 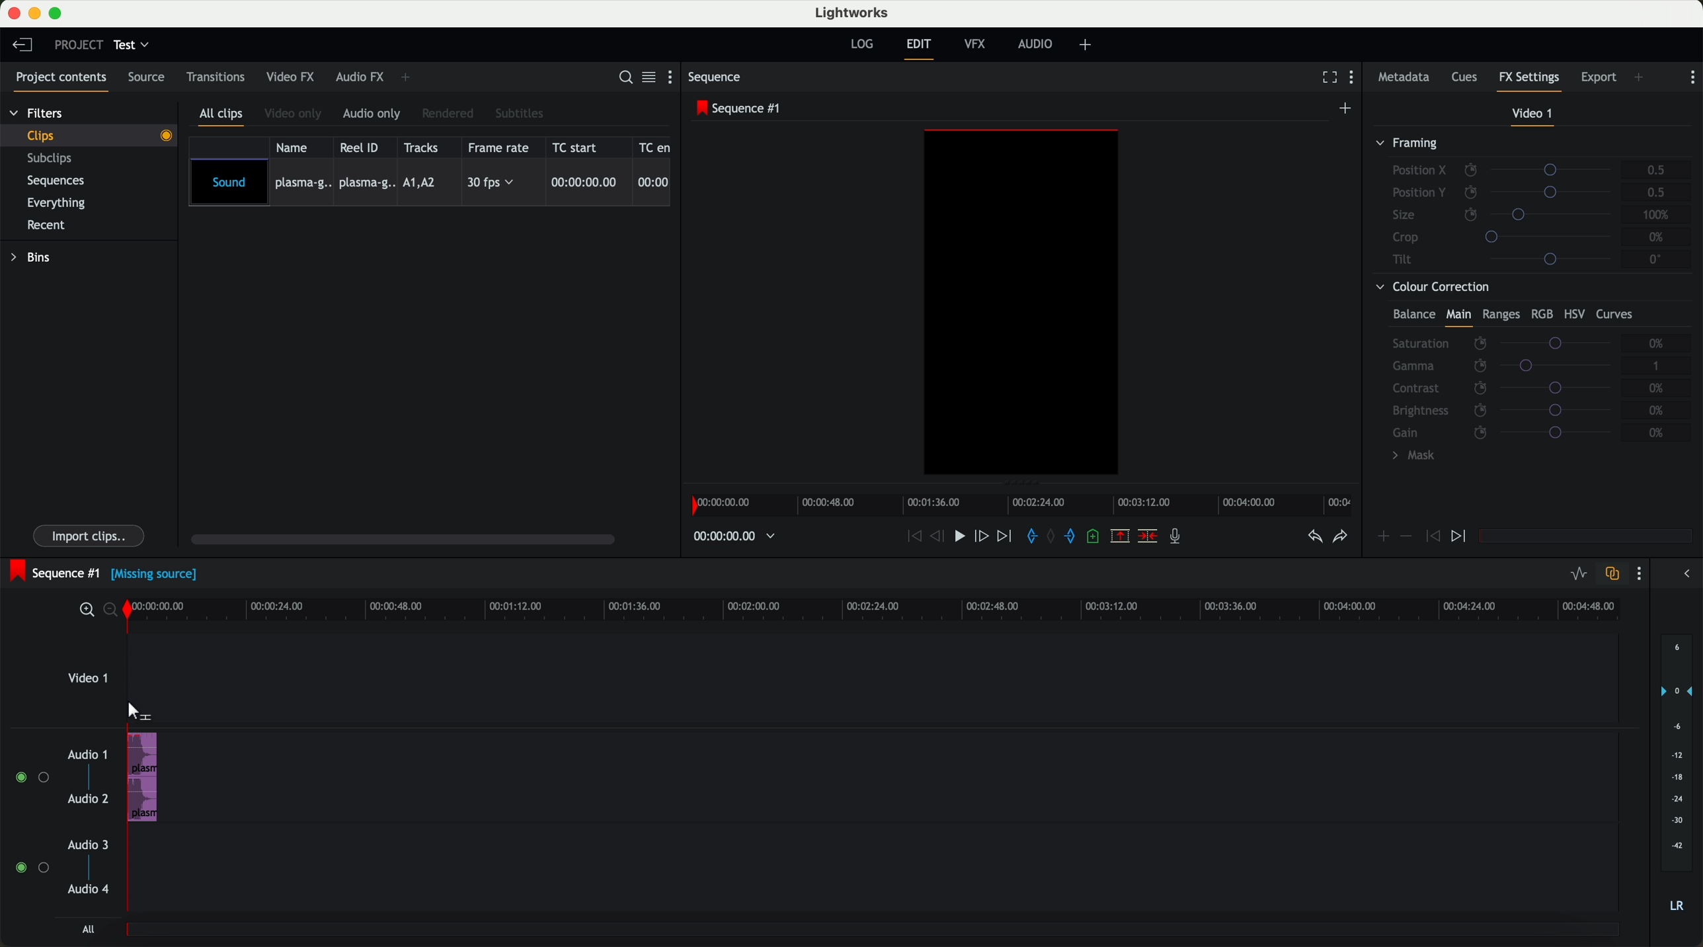 What do you see at coordinates (963, 538) in the screenshot?
I see `play` at bounding box center [963, 538].